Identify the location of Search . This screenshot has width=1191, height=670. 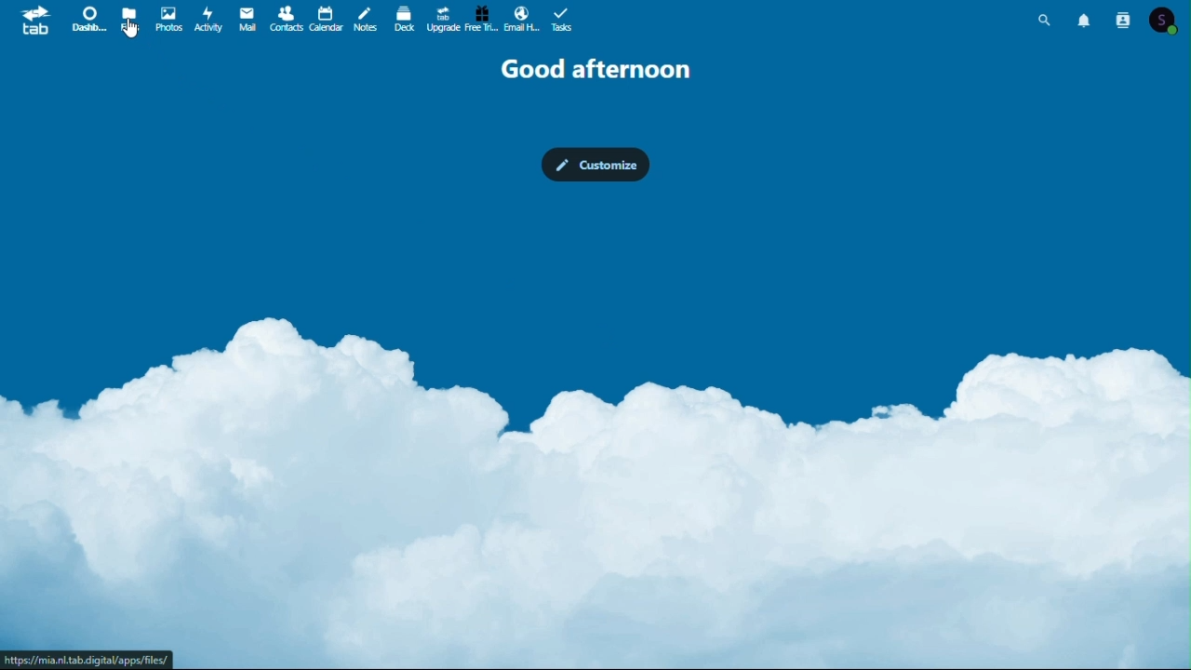
(1044, 20).